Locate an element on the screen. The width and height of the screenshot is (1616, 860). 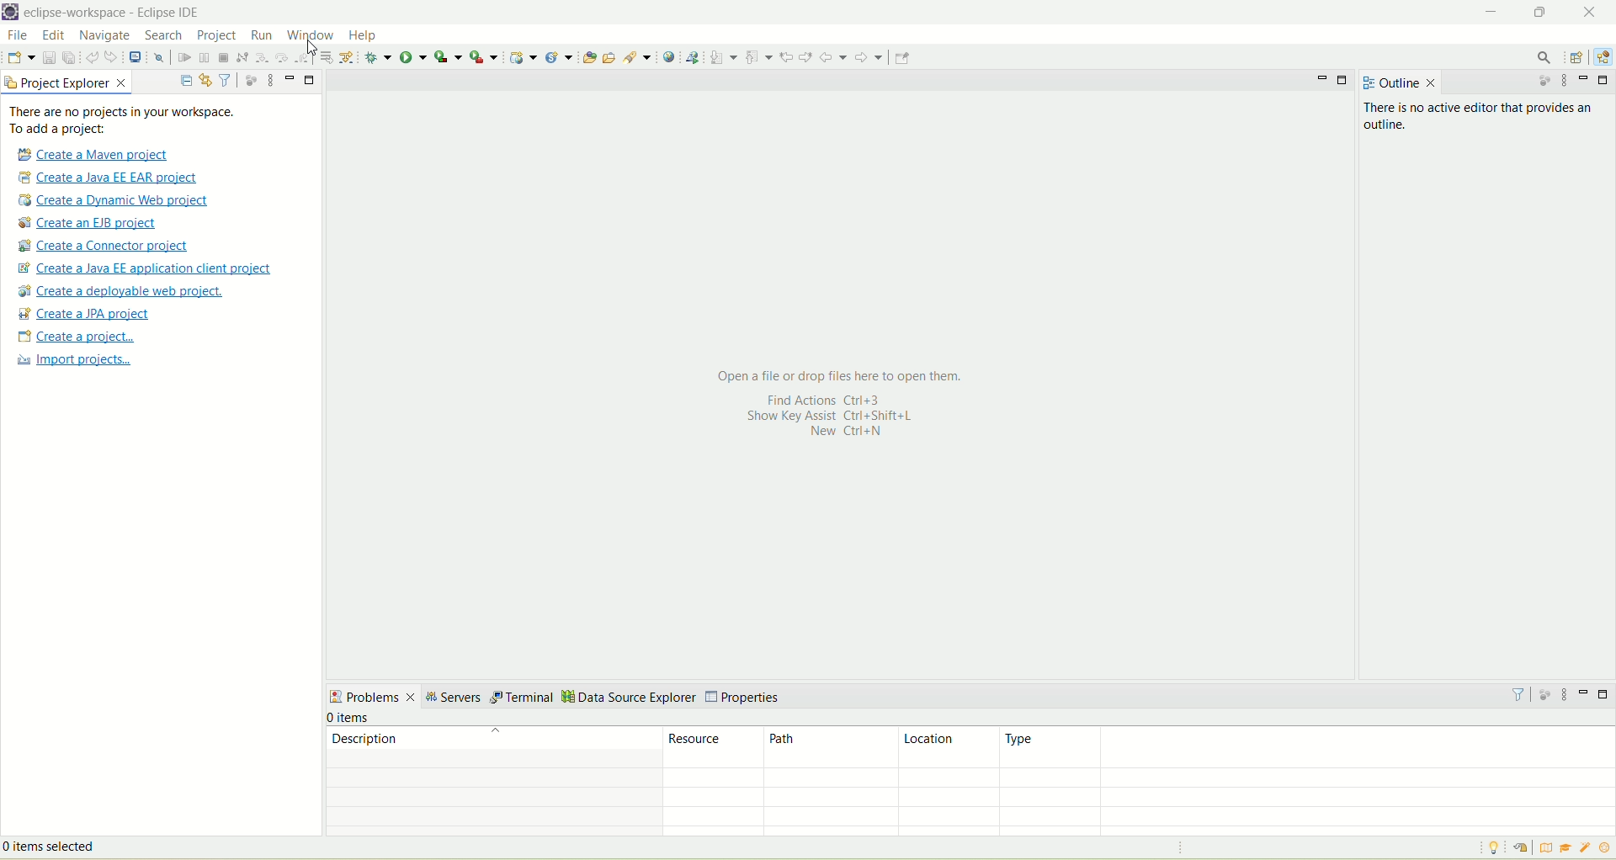
open perspective is located at coordinates (1578, 56).